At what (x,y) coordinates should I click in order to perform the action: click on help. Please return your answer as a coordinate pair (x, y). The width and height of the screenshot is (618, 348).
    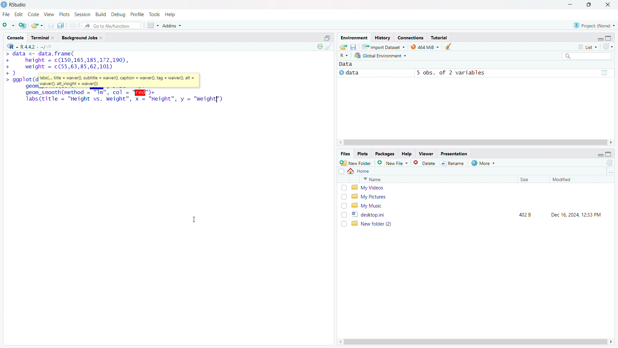
    Looking at the image, I should click on (407, 154).